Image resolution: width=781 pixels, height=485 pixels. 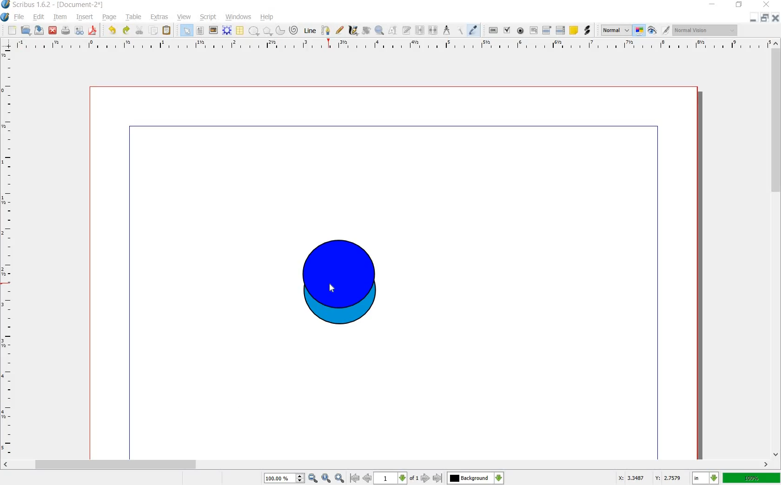 I want to click on cut, so click(x=140, y=31).